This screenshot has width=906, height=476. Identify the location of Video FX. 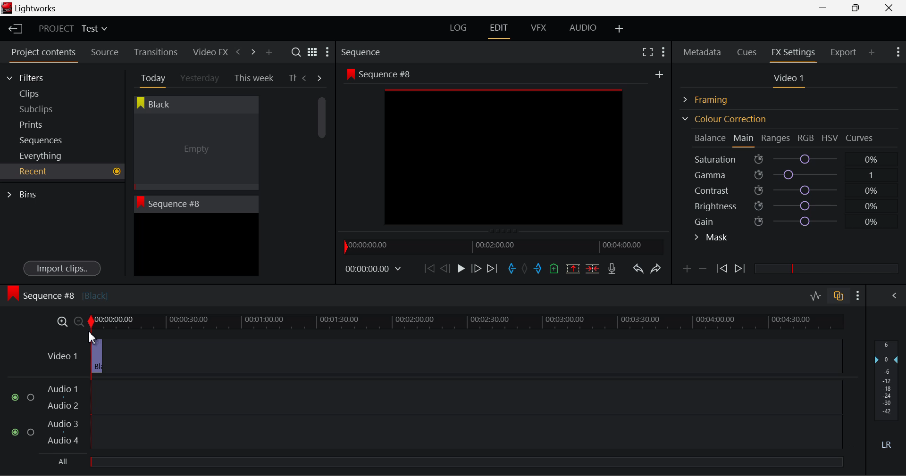
(208, 52).